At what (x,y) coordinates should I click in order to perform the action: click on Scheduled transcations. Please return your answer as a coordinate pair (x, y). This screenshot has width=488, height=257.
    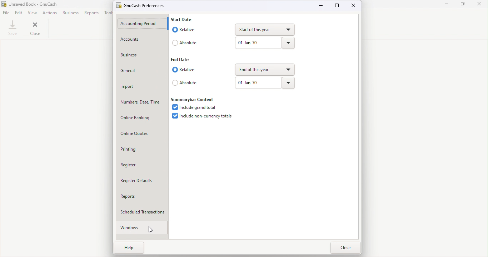
    Looking at the image, I should click on (144, 210).